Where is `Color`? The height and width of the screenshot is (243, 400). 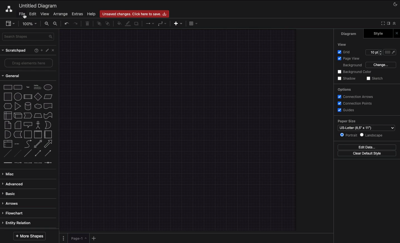
Color is located at coordinates (391, 52).